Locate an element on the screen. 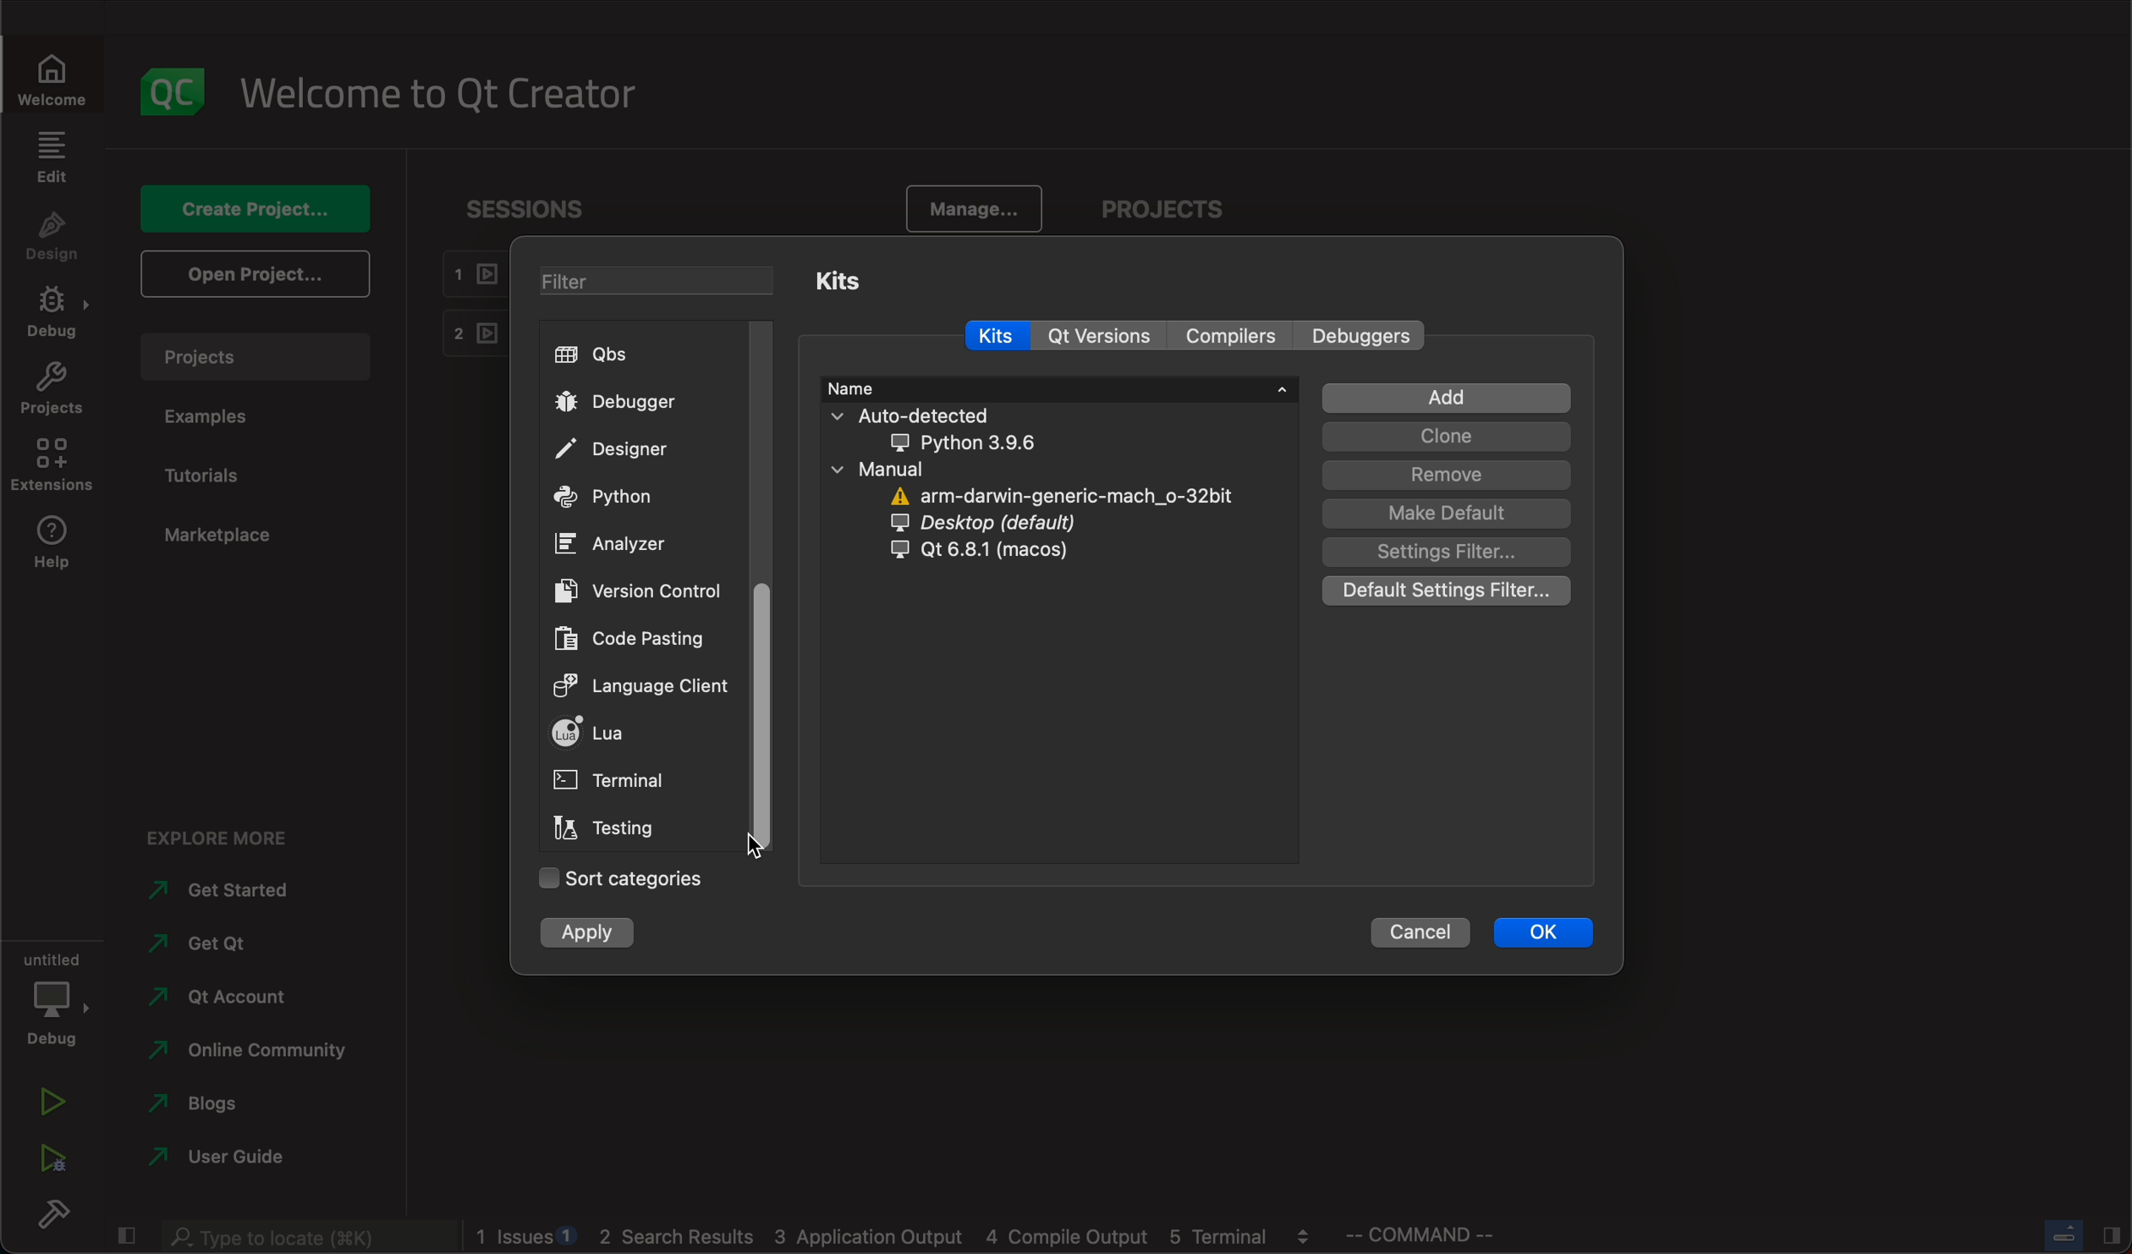 This screenshot has height=1254, width=2132. build is located at coordinates (60, 1218).